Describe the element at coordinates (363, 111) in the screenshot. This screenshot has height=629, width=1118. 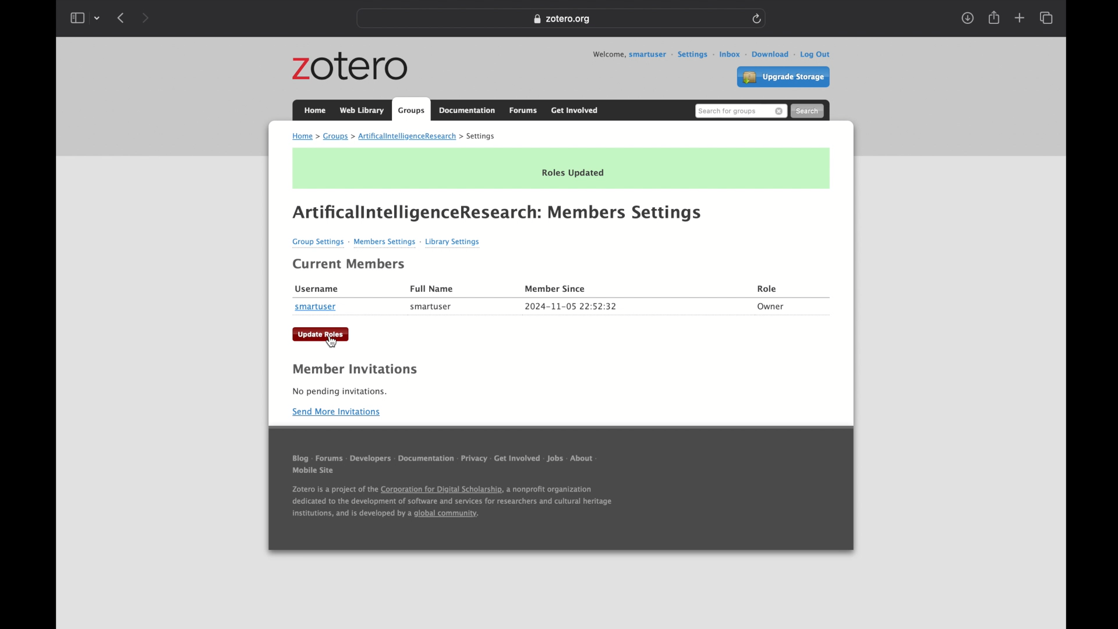
I see `web library` at that location.